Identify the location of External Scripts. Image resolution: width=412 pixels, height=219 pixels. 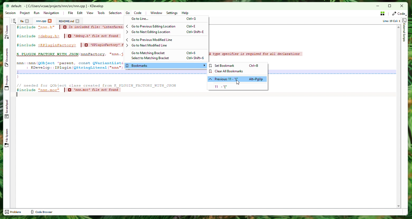
(404, 31).